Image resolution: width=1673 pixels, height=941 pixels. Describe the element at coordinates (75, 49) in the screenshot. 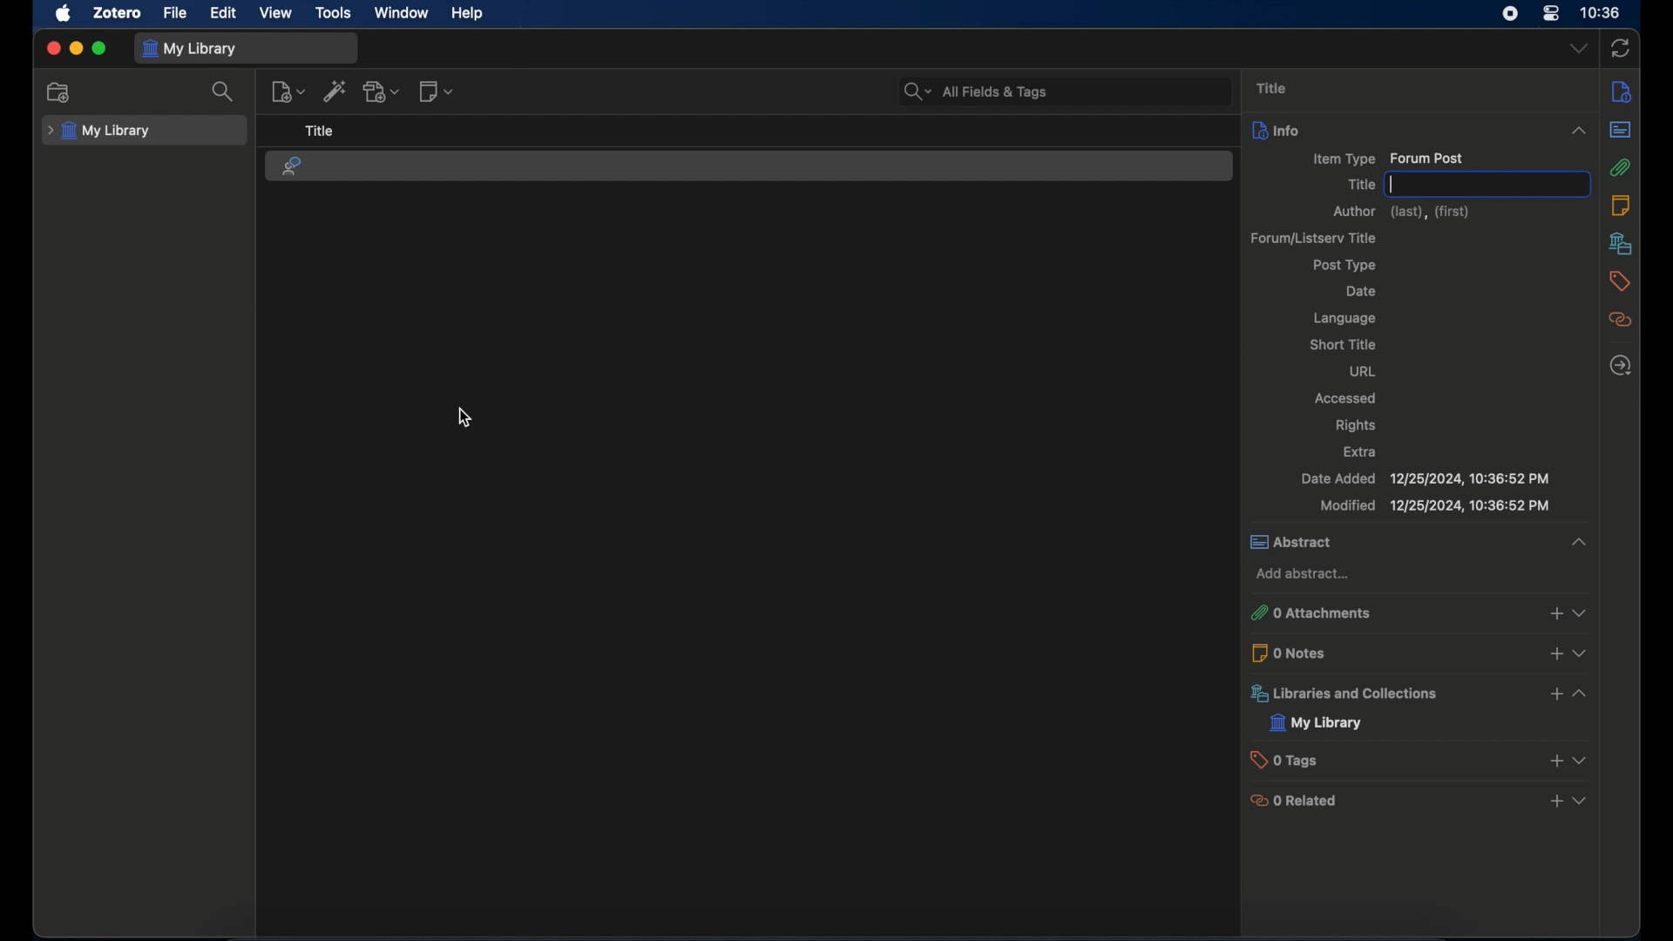

I see `minimize` at that location.